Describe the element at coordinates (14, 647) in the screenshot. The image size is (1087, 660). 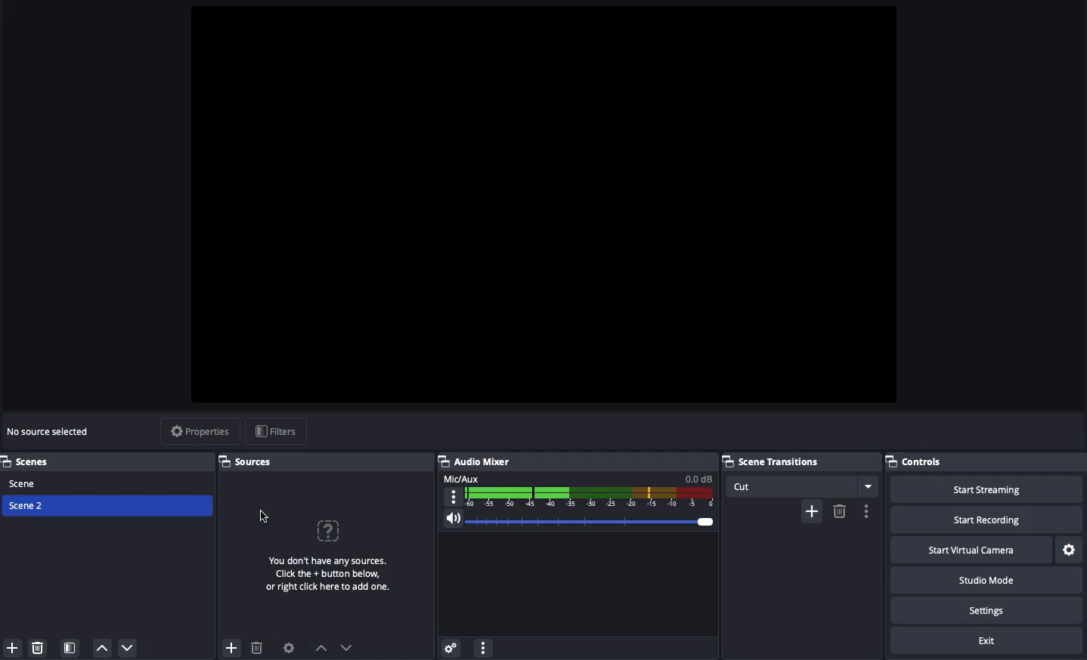
I see `Add` at that location.